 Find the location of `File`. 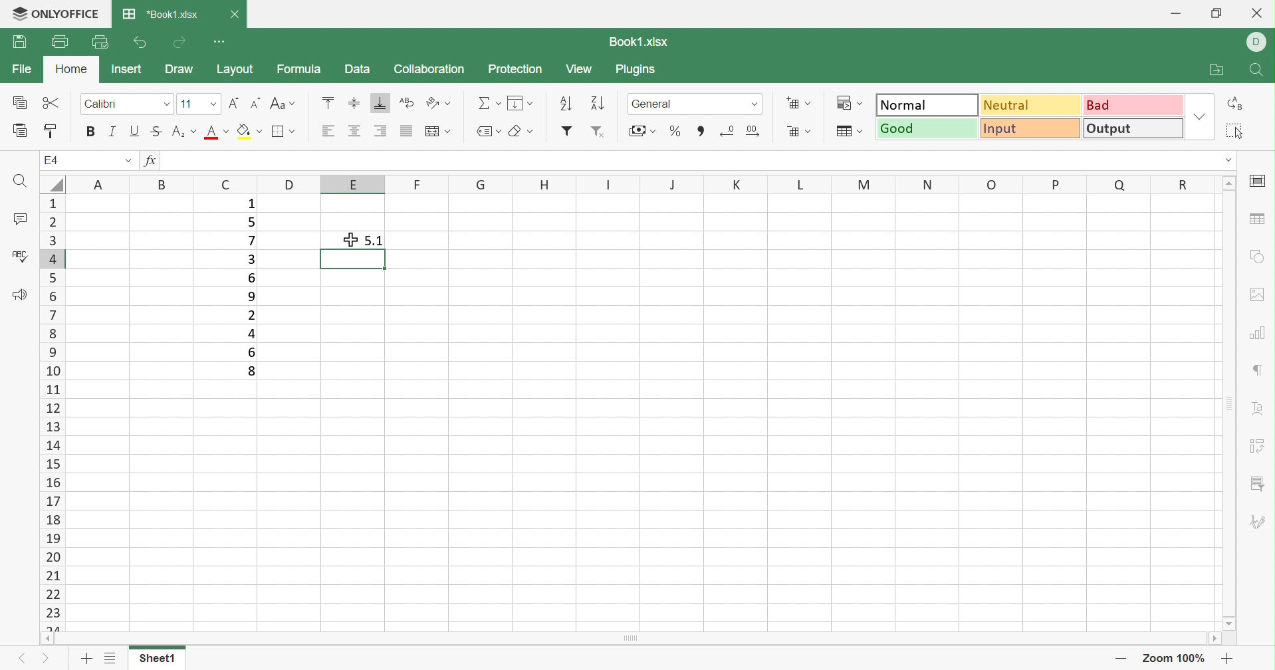

File is located at coordinates (23, 68).